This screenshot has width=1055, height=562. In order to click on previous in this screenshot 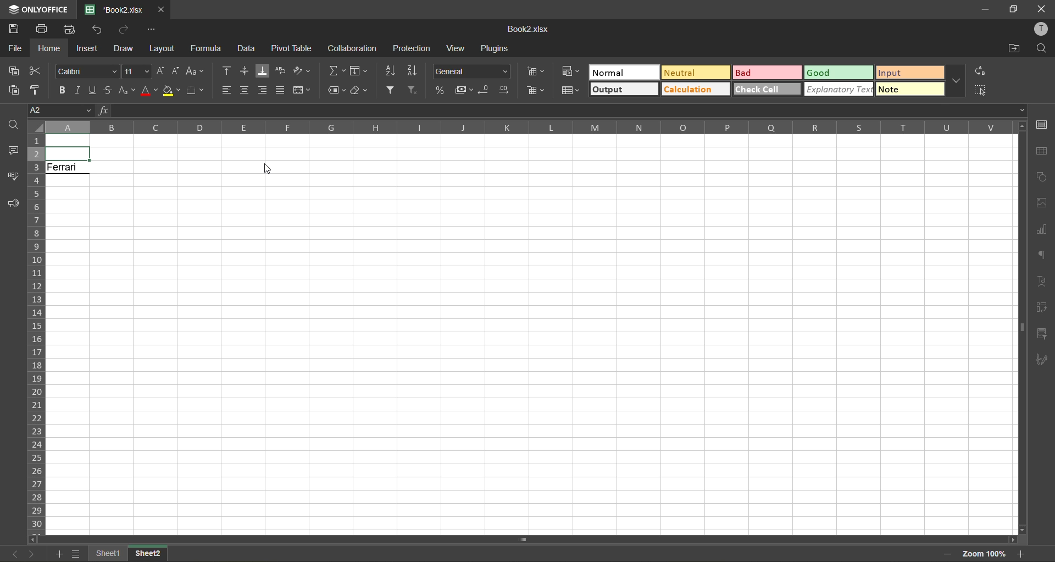, I will do `click(14, 553)`.